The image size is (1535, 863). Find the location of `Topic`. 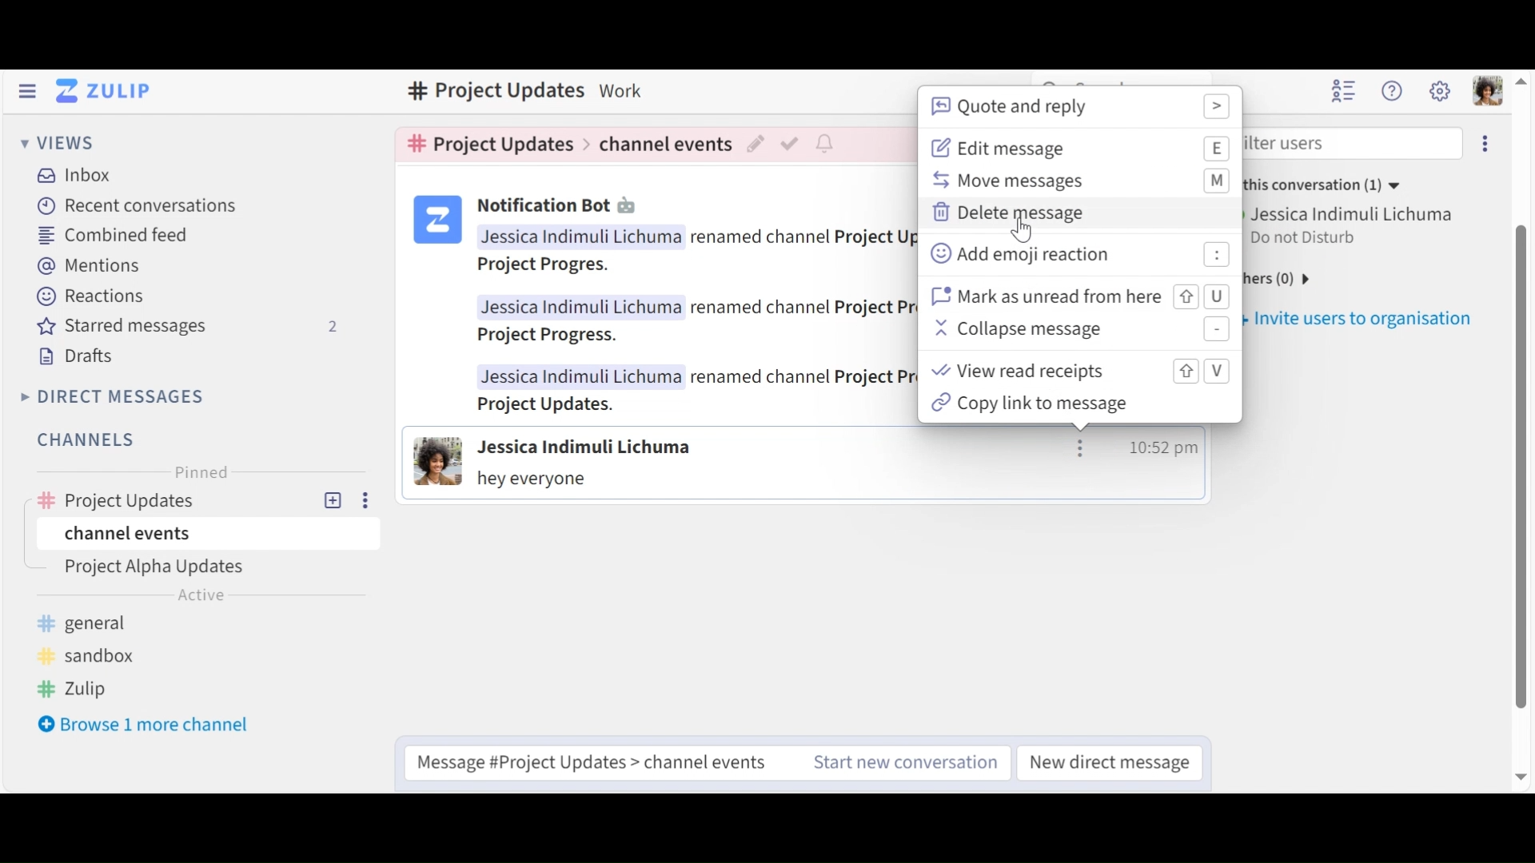

Topic is located at coordinates (212, 569).